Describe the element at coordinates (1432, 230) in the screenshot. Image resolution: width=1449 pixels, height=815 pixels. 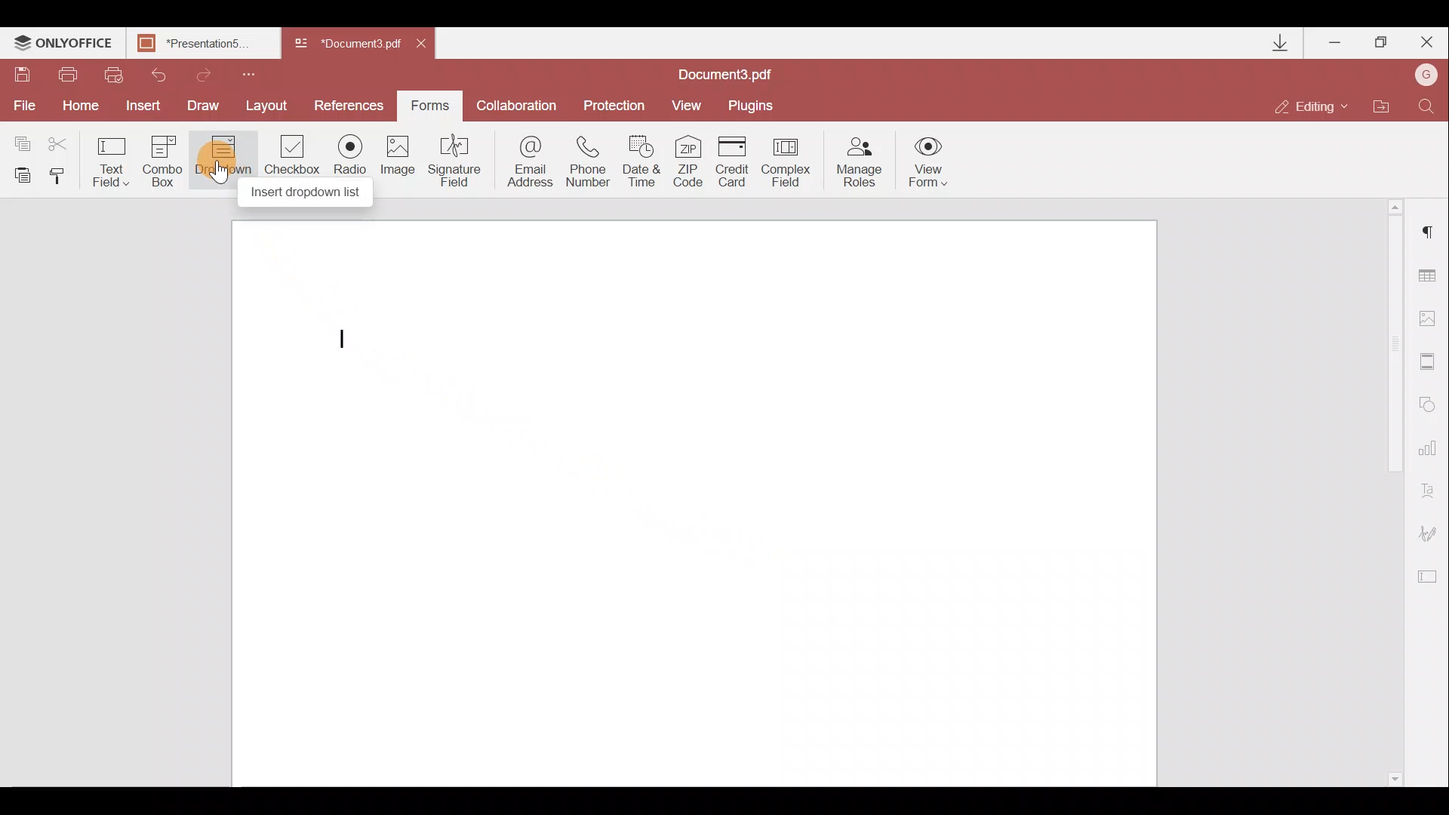
I see `Paragraph settings` at that location.